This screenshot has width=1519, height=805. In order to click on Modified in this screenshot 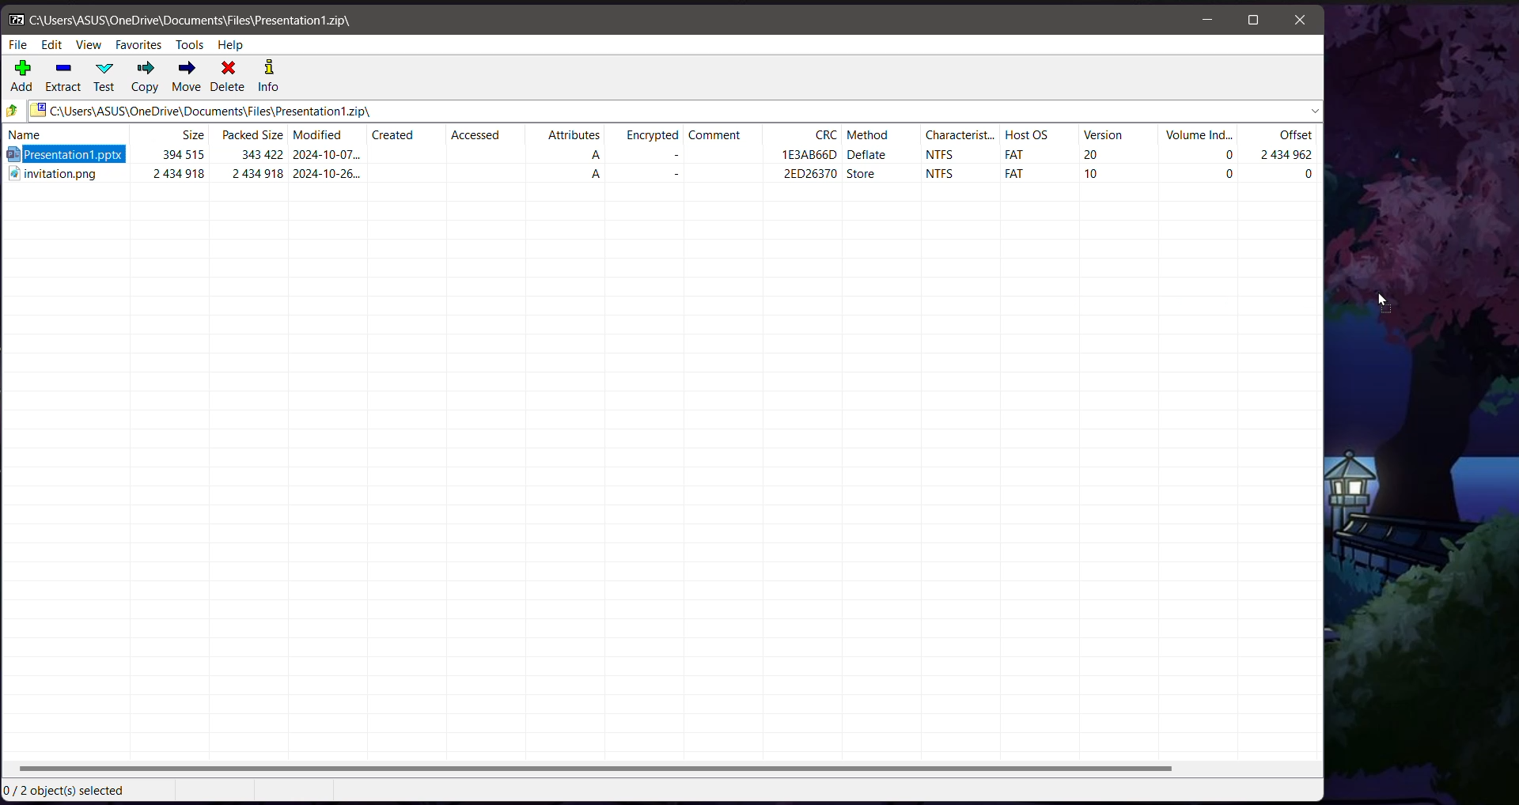, I will do `click(320, 136)`.